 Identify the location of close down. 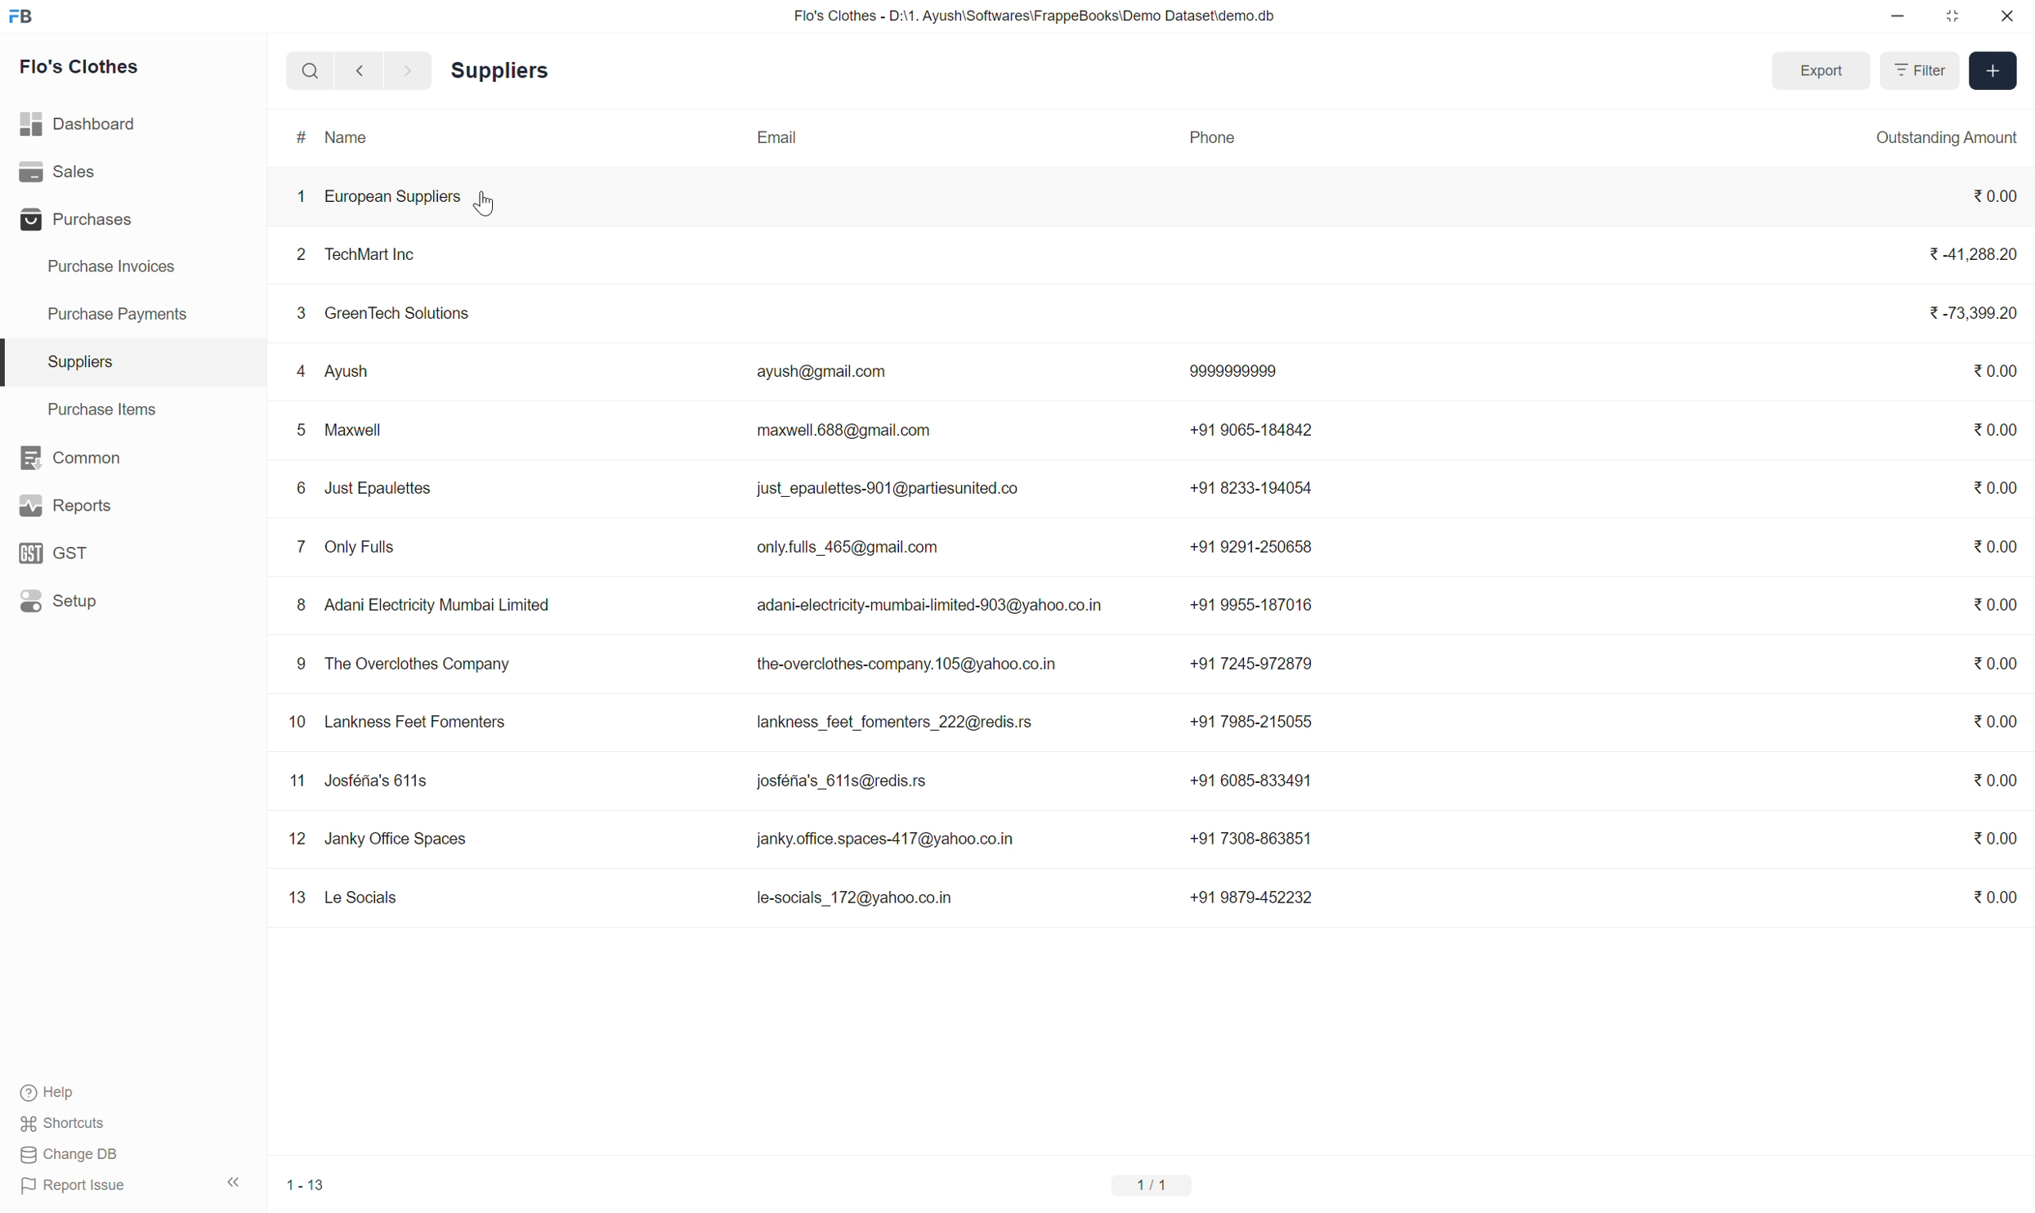
(1954, 17).